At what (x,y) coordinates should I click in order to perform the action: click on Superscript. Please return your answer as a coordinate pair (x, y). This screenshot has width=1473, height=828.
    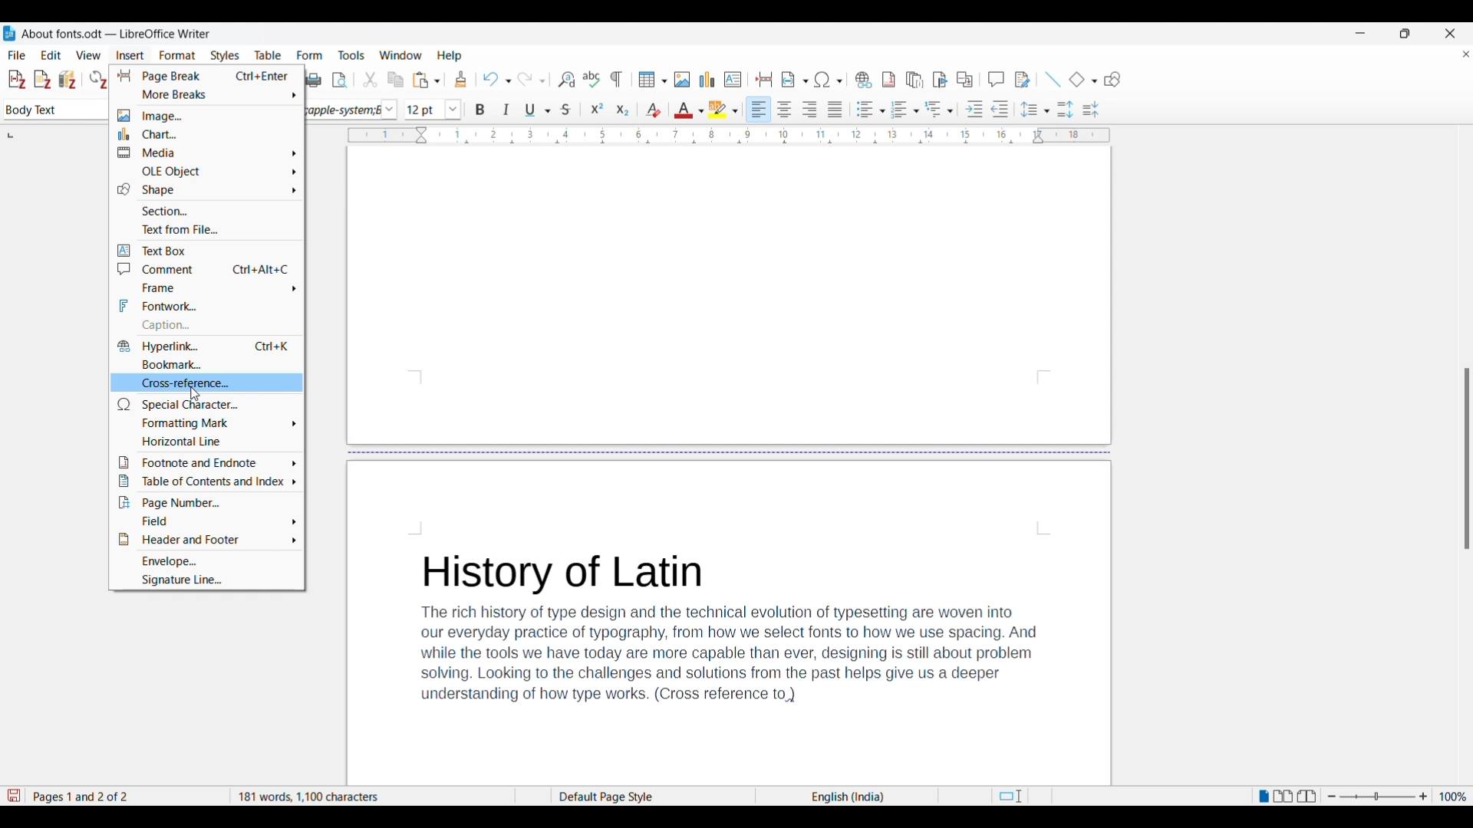
    Looking at the image, I should click on (598, 109).